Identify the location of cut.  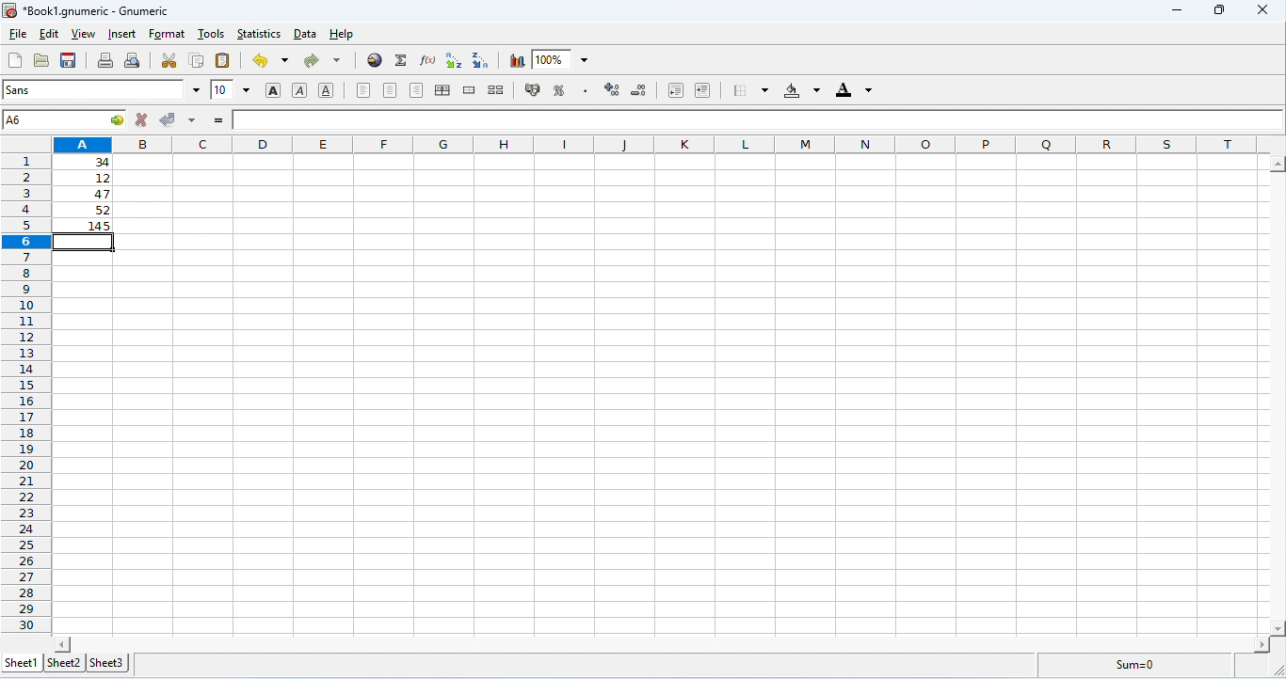
(169, 60).